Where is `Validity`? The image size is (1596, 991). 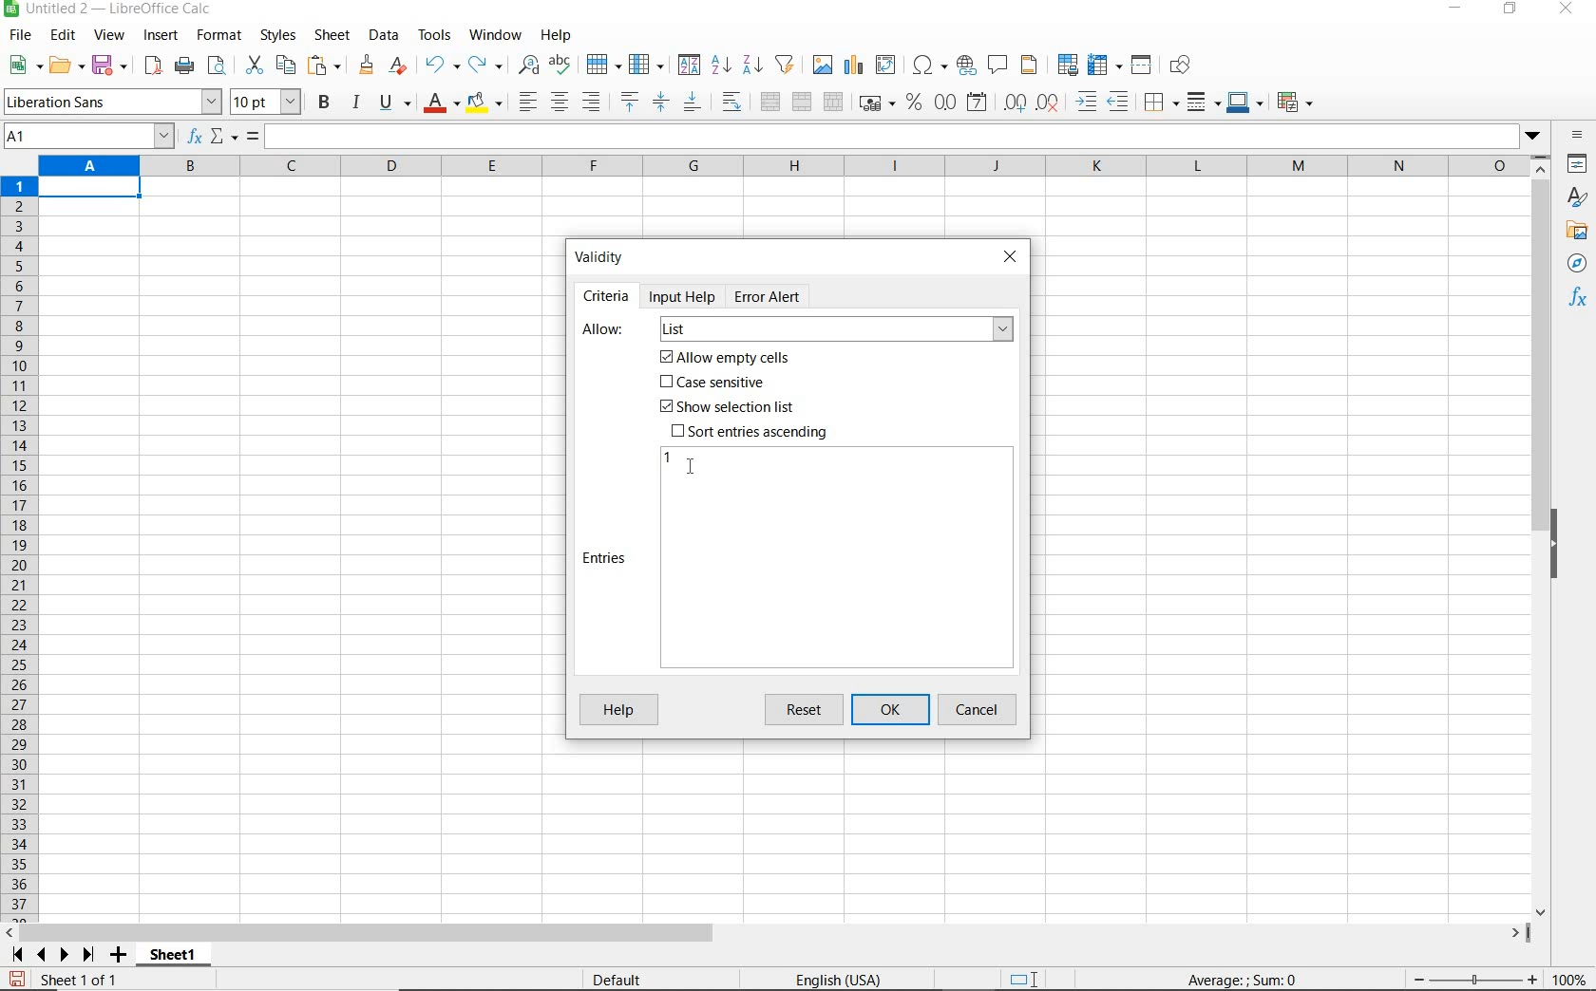 Validity is located at coordinates (600, 255).